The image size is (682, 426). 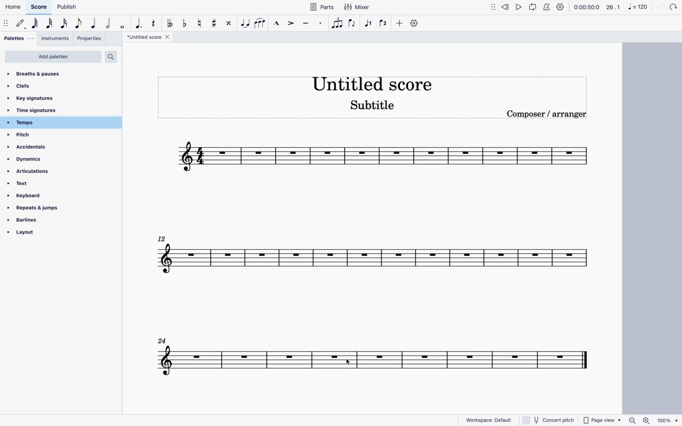 What do you see at coordinates (32, 88) in the screenshot?
I see `clefs` at bounding box center [32, 88].